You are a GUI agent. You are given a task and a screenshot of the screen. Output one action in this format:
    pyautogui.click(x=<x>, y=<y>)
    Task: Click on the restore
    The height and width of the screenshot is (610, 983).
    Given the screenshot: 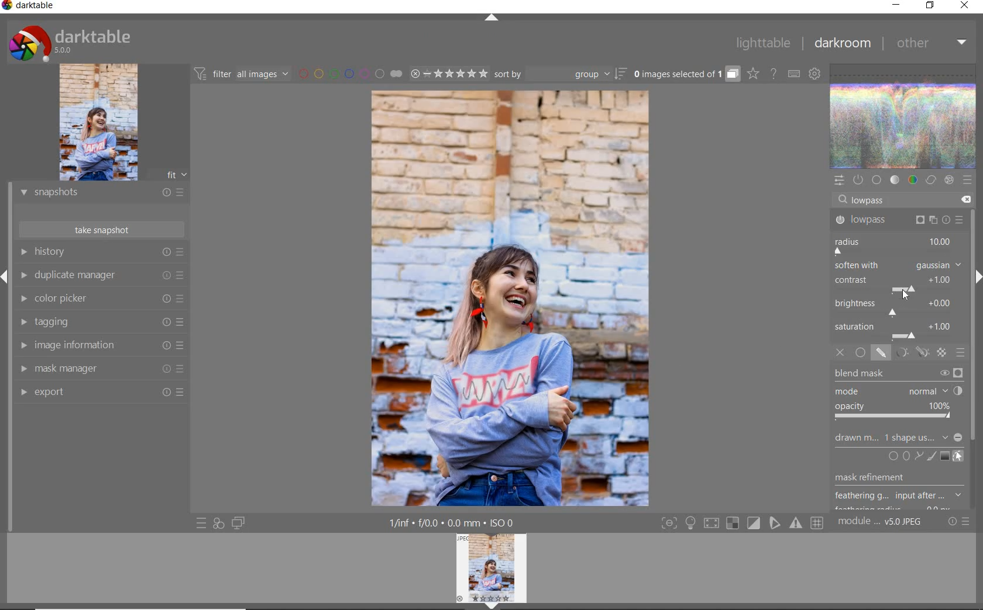 What is the action you would take?
    pyautogui.click(x=930, y=6)
    